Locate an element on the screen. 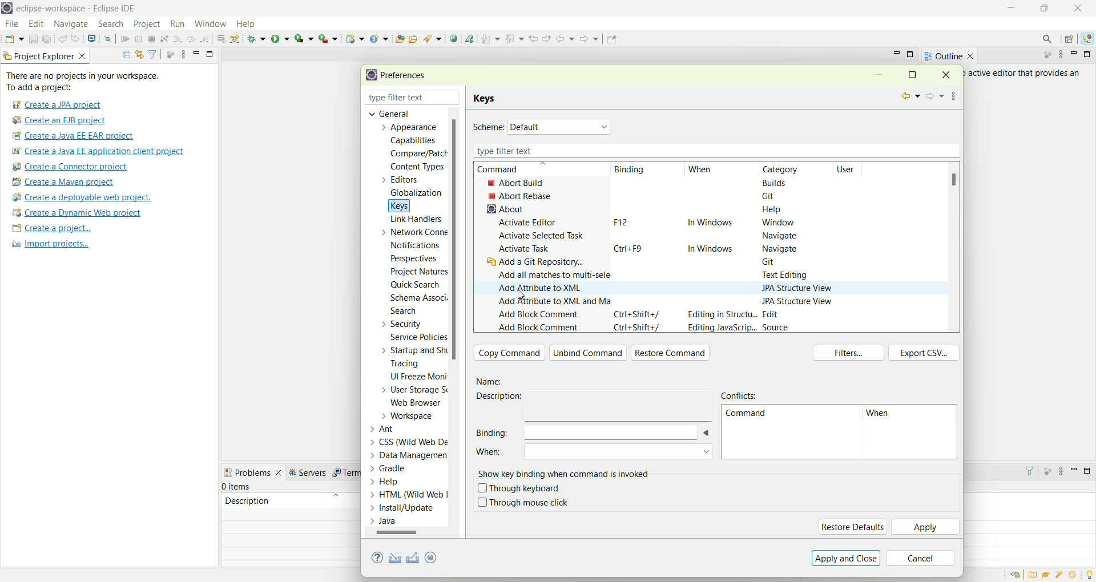  apply is located at coordinates (926, 528).